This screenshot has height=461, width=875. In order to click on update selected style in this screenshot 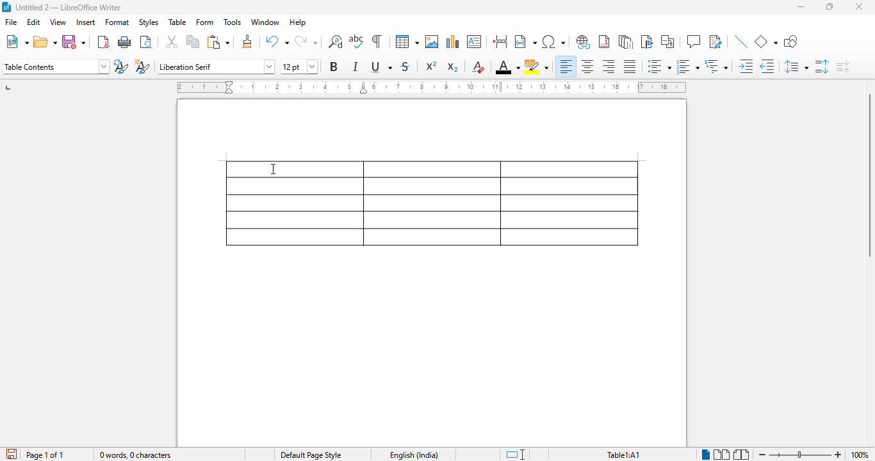, I will do `click(120, 66)`.